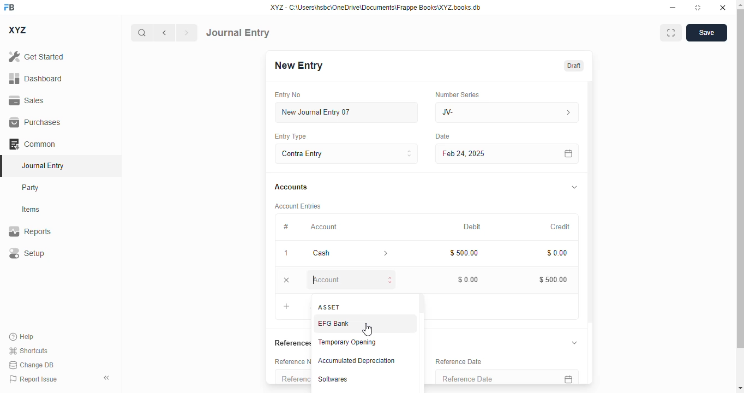  Describe the element at coordinates (740, 5) in the screenshot. I see `scroll up` at that location.